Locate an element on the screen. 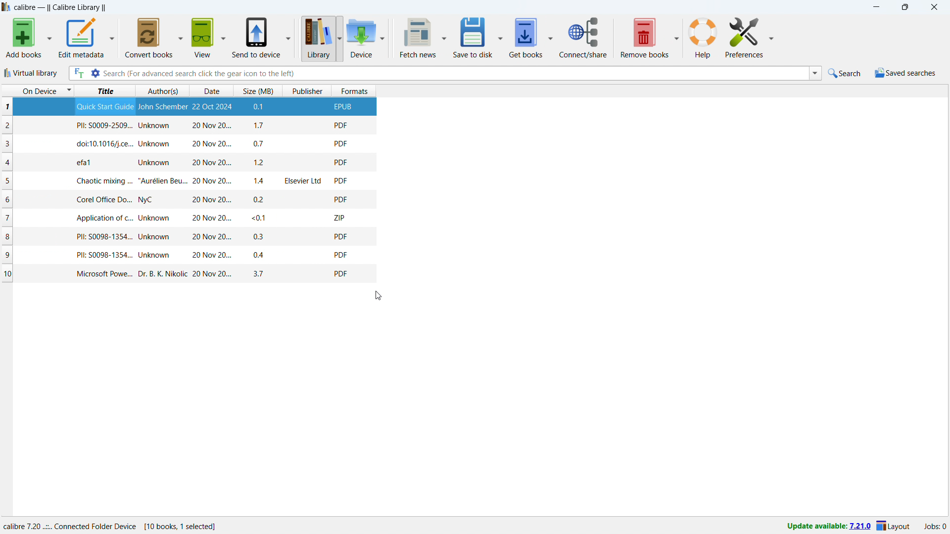 The image size is (950, 534). search history is located at coordinates (815, 73).